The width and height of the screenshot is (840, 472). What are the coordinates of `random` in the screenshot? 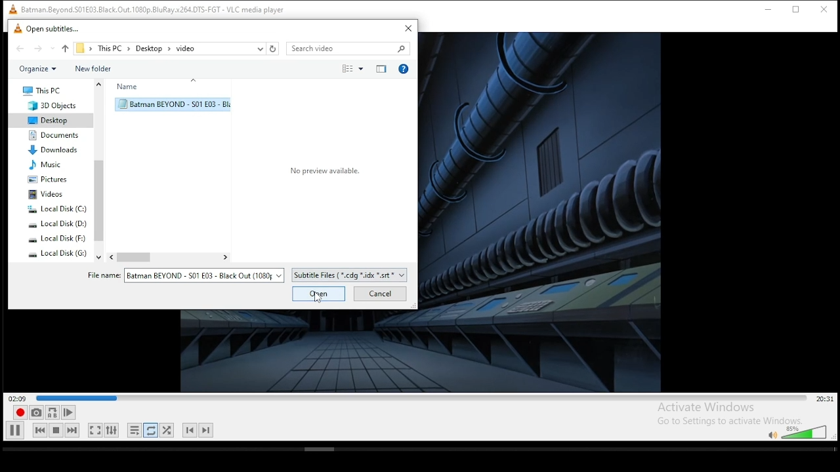 It's located at (167, 430).